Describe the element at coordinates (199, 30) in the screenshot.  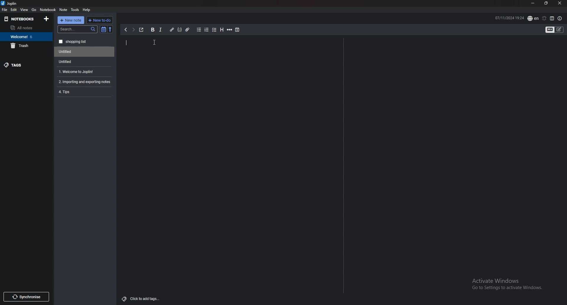
I see `bullet list` at that location.